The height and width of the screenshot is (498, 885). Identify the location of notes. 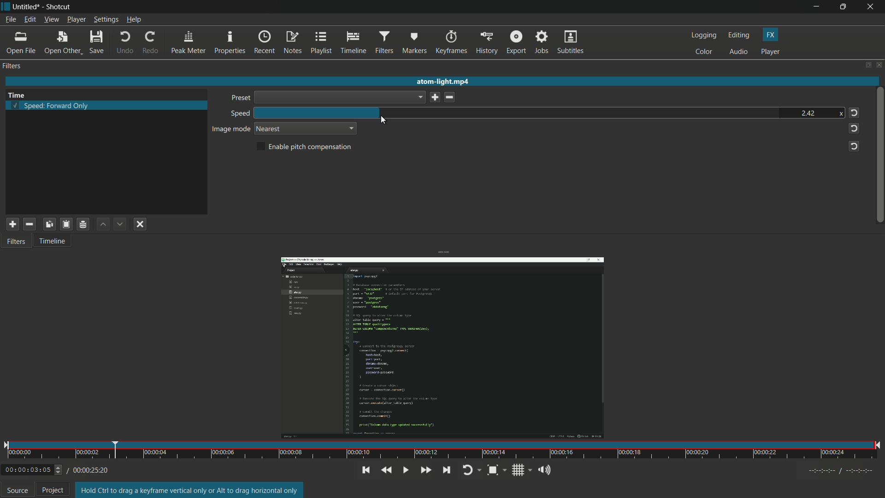
(294, 43).